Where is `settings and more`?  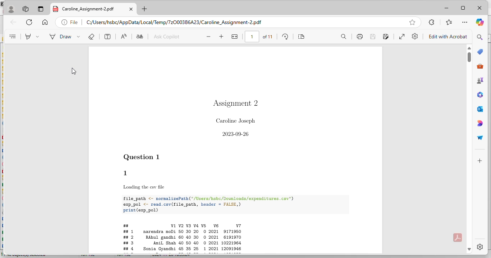 settings and more is located at coordinates (464, 22).